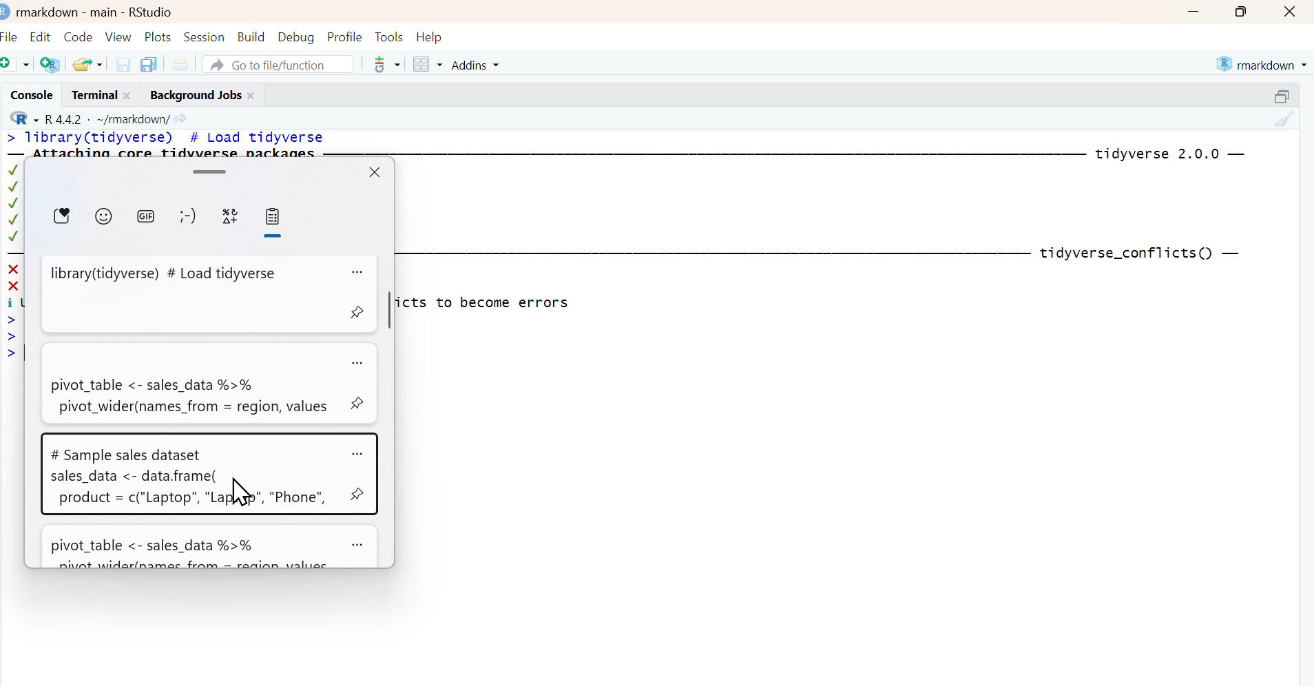 The height and width of the screenshot is (686, 1314). I want to click on clipboard, so click(276, 224).